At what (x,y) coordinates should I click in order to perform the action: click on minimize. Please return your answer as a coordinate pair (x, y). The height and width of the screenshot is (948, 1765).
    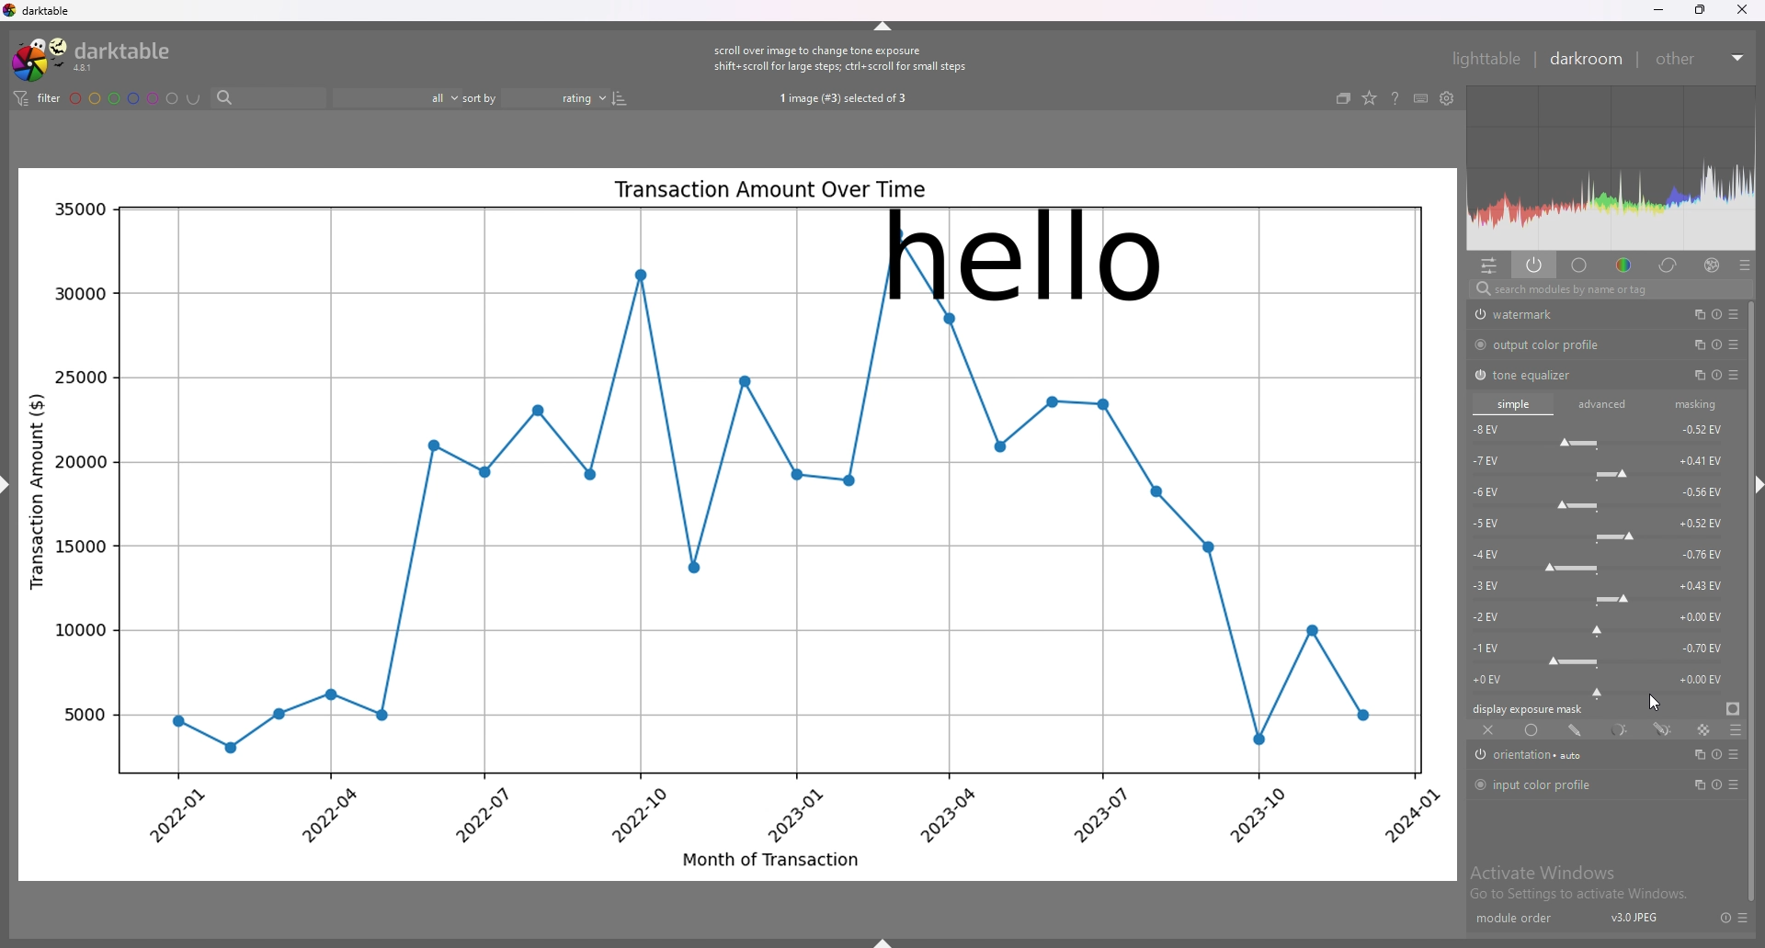
    Looking at the image, I should click on (1658, 10).